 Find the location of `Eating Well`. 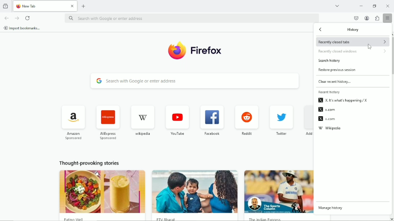

Eating Well is located at coordinates (102, 218).